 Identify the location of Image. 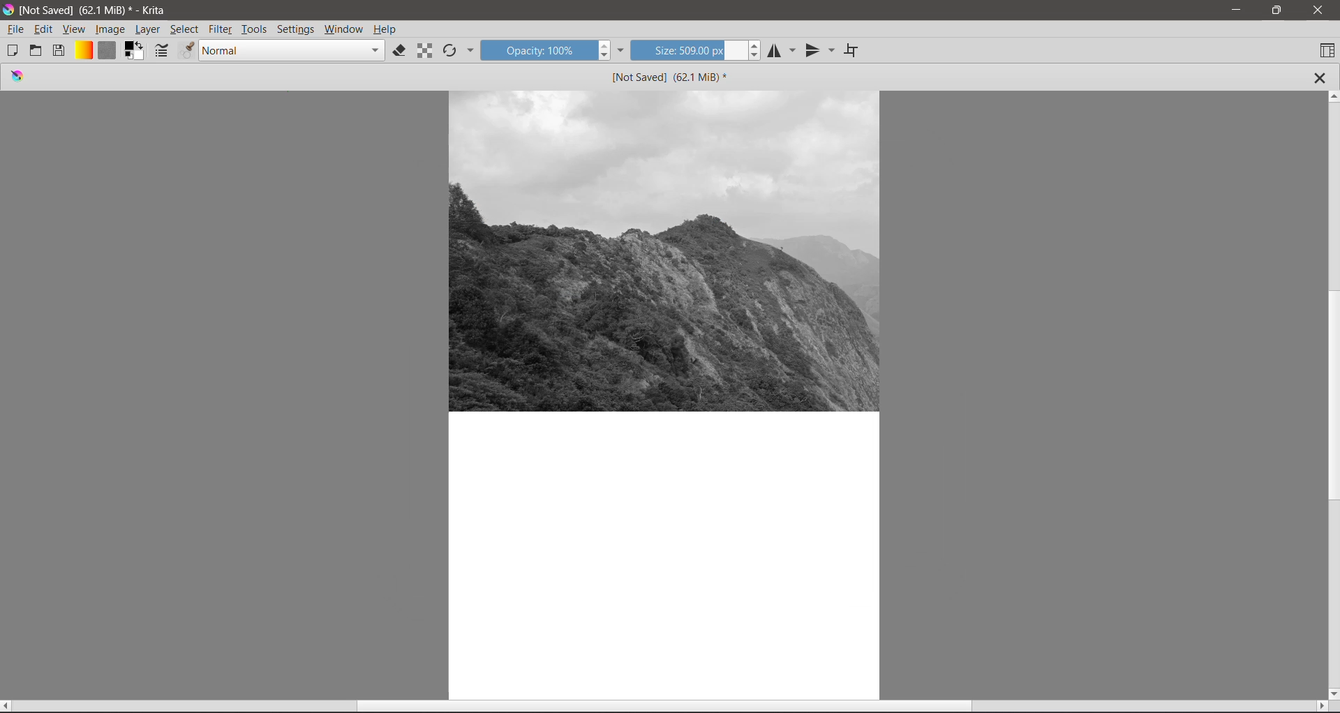
(111, 29).